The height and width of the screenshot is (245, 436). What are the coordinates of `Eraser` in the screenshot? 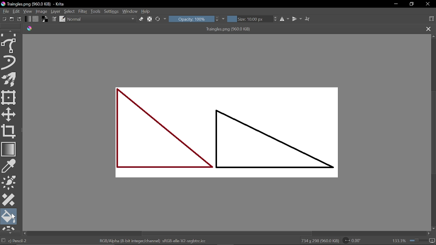 It's located at (141, 19).